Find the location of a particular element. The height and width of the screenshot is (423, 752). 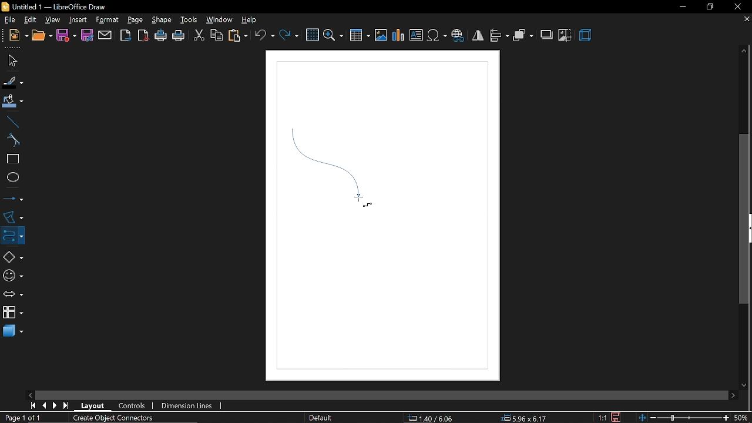

move down is located at coordinates (746, 384).